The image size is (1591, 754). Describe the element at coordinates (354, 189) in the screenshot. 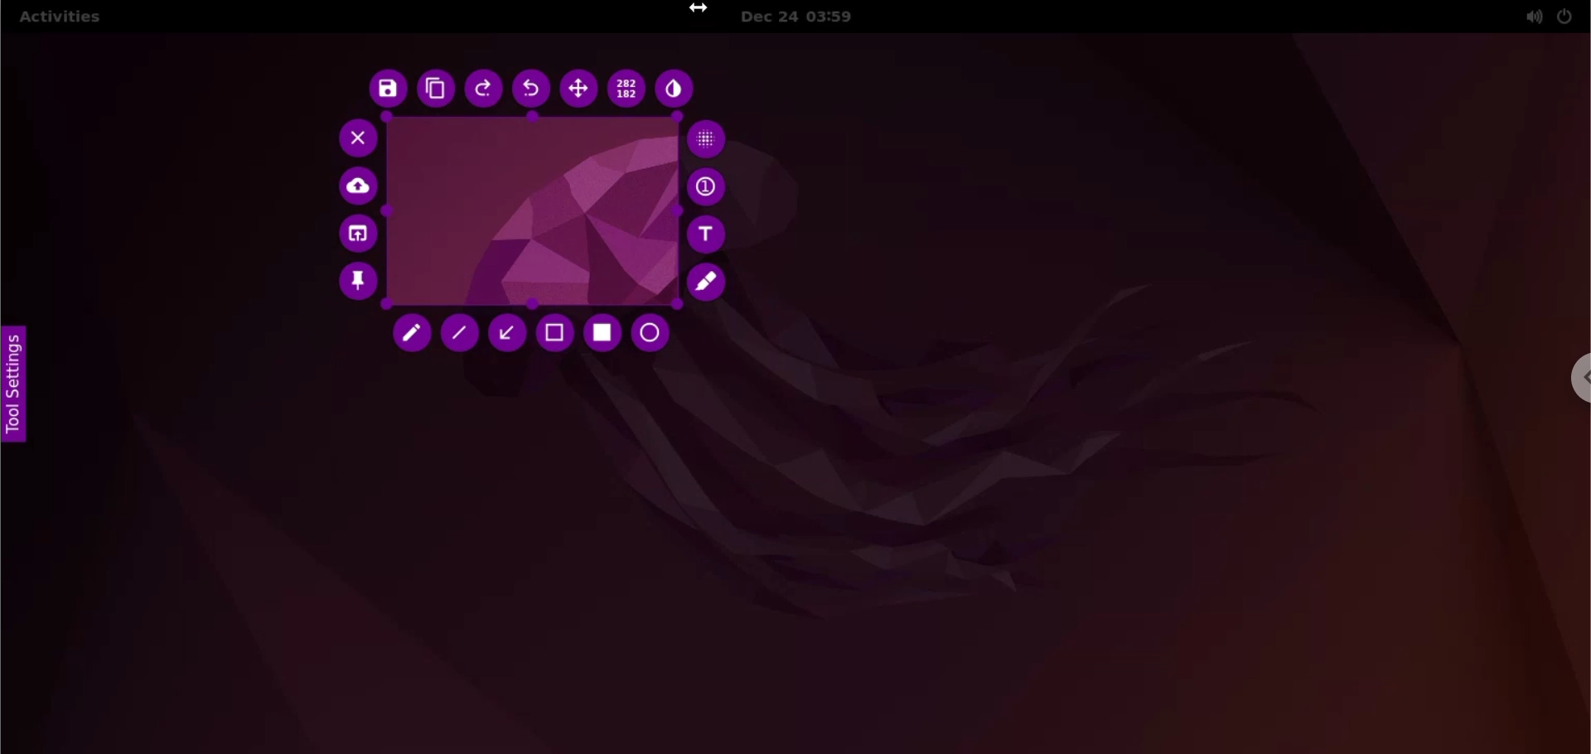

I see `upload` at that location.